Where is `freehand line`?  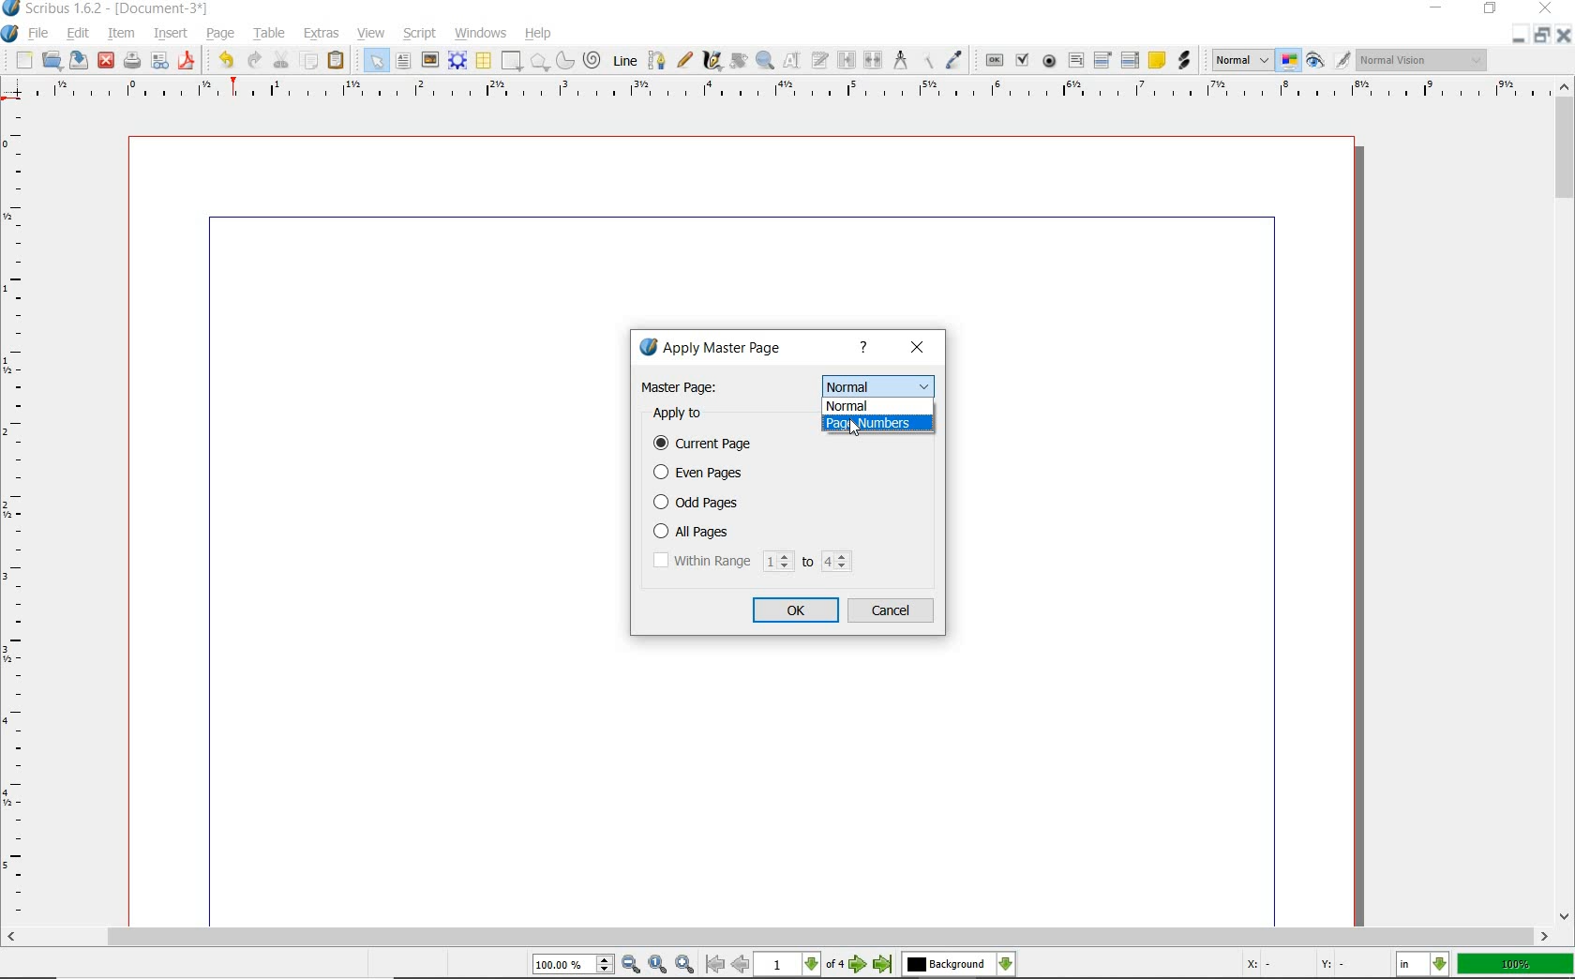
freehand line is located at coordinates (684, 60).